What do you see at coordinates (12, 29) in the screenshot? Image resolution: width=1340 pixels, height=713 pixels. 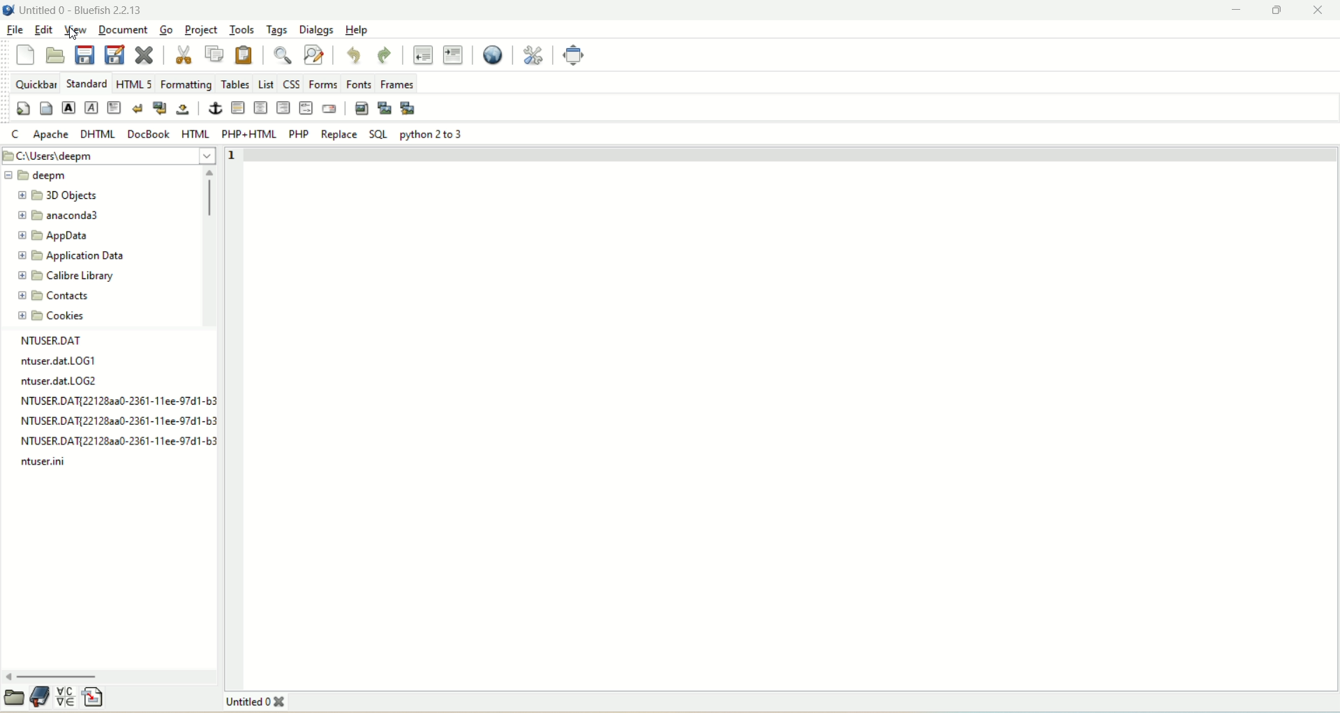 I see `file` at bounding box center [12, 29].